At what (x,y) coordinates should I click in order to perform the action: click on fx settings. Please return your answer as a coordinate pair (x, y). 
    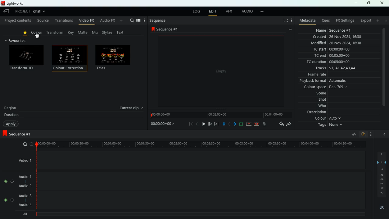
    Looking at the image, I should click on (346, 20).